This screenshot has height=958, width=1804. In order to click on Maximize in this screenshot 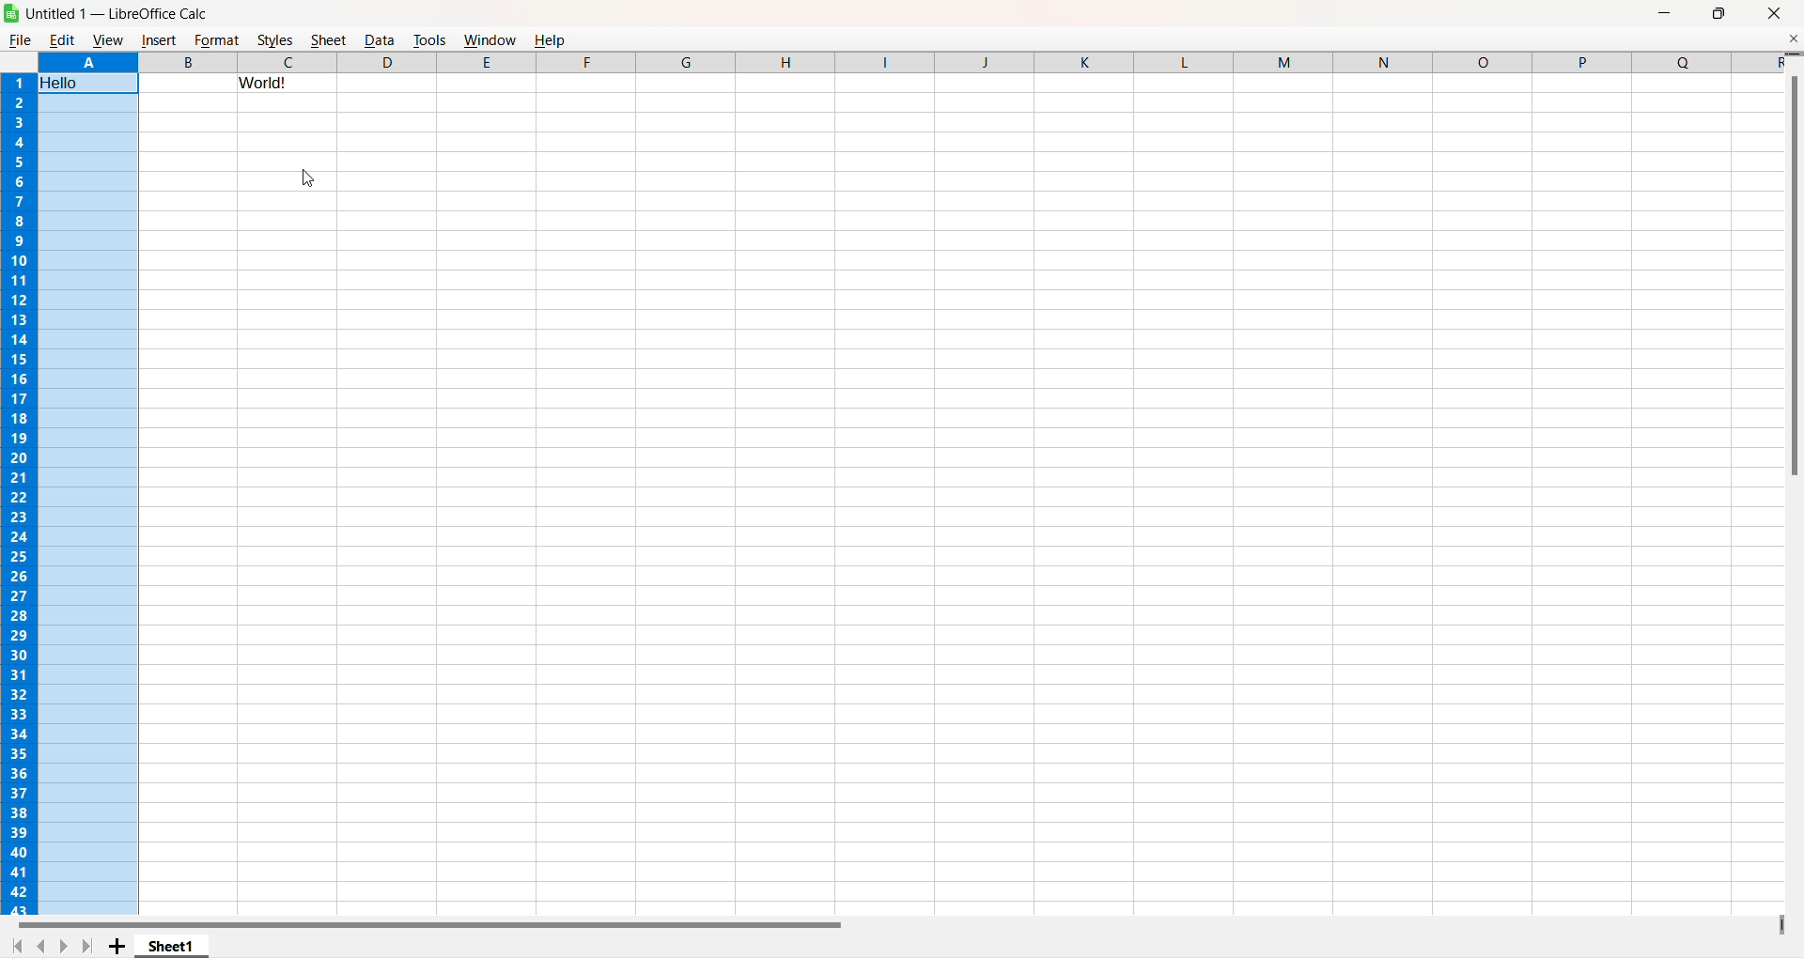, I will do `click(1720, 14)`.